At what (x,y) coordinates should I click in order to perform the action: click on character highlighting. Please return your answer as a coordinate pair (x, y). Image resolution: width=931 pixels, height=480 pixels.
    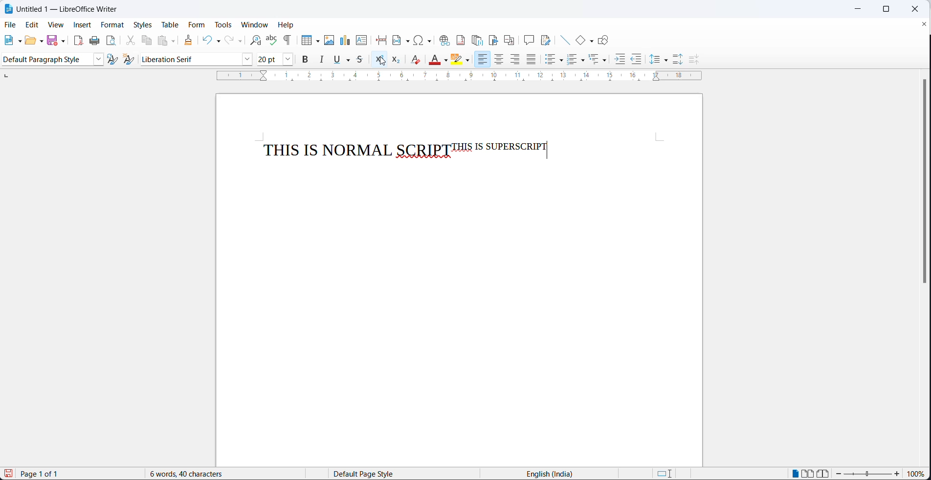
    Looking at the image, I should click on (469, 61).